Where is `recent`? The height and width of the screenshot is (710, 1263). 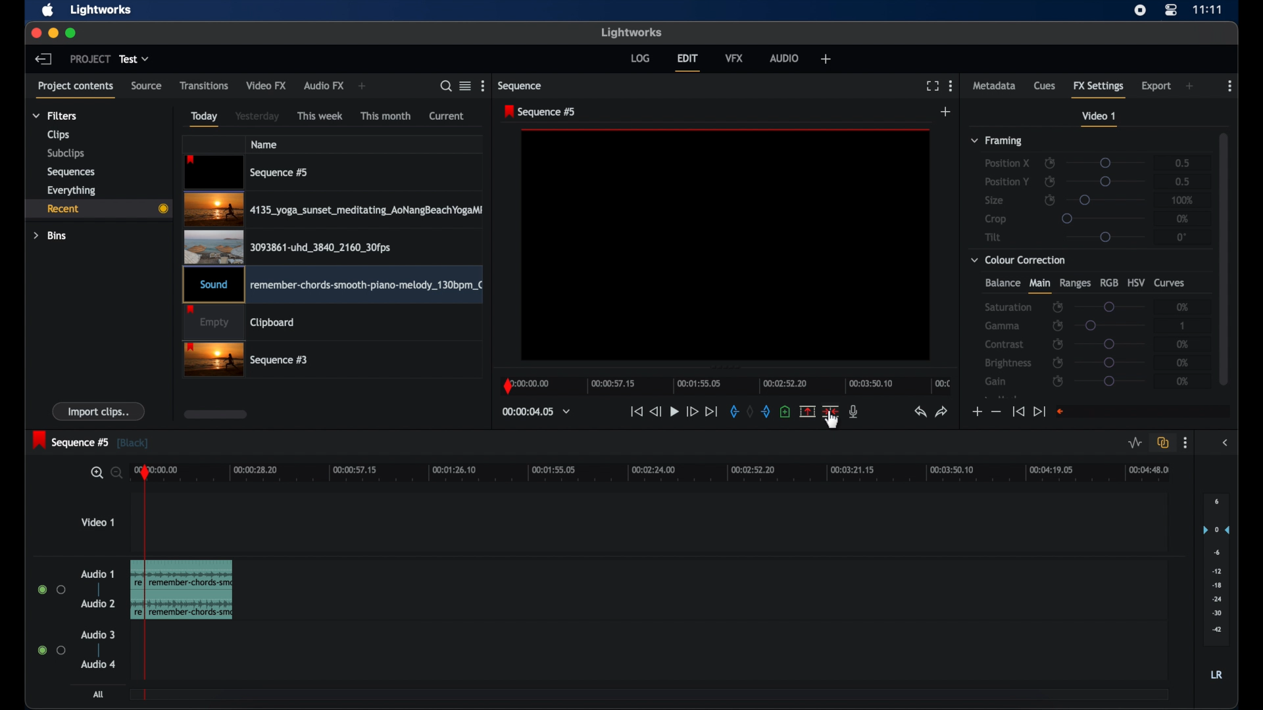
recent is located at coordinates (96, 208).